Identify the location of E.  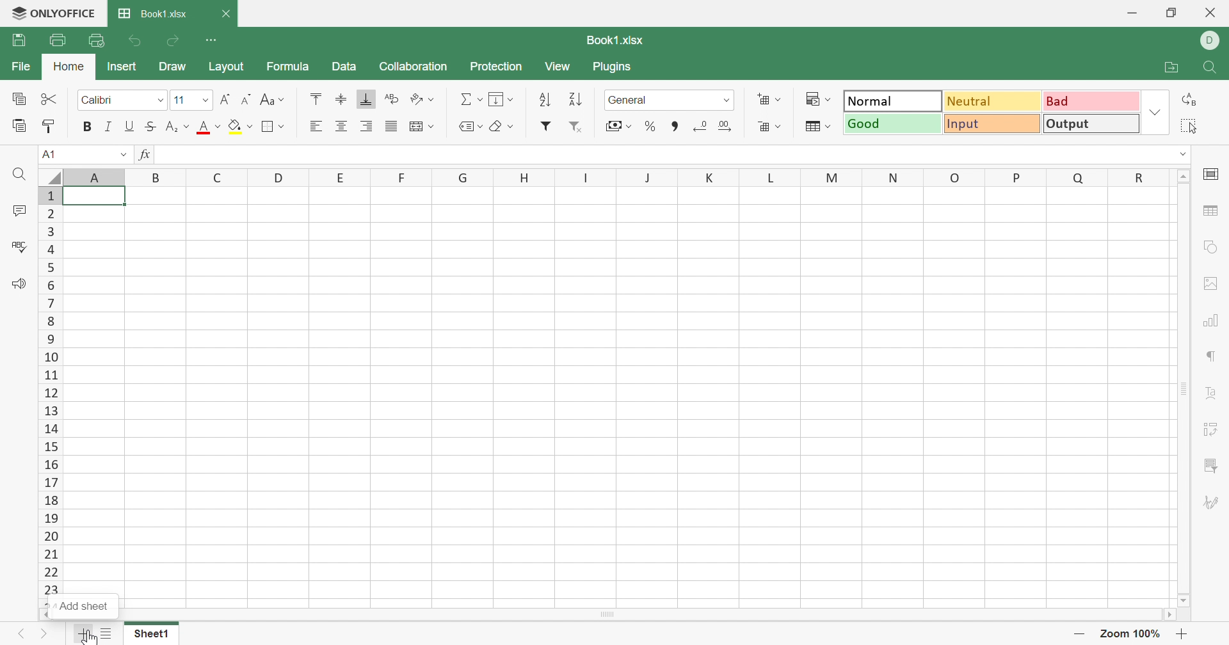
(339, 177).